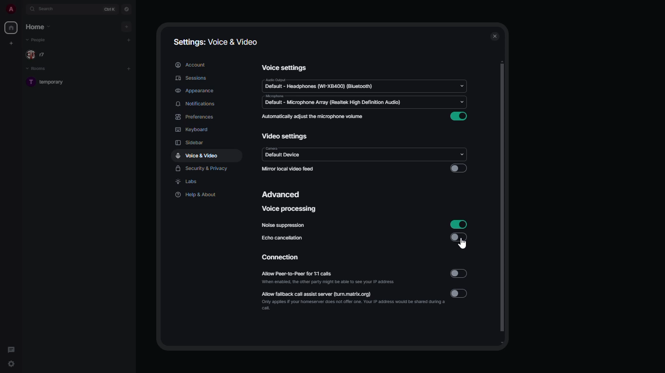 This screenshot has width=665, height=373. Describe the element at coordinates (460, 155) in the screenshot. I see `drop down` at that location.